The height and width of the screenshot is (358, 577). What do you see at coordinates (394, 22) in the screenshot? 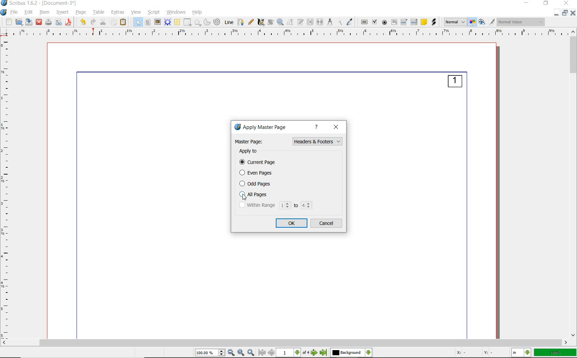
I see `pdf text field` at bounding box center [394, 22].